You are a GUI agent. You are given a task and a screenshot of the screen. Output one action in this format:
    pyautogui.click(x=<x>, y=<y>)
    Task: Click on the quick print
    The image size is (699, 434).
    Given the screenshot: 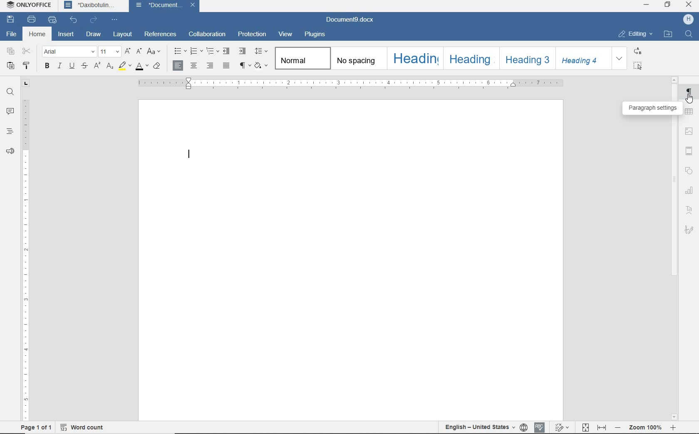 What is the action you would take?
    pyautogui.click(x=53, y=20)
    